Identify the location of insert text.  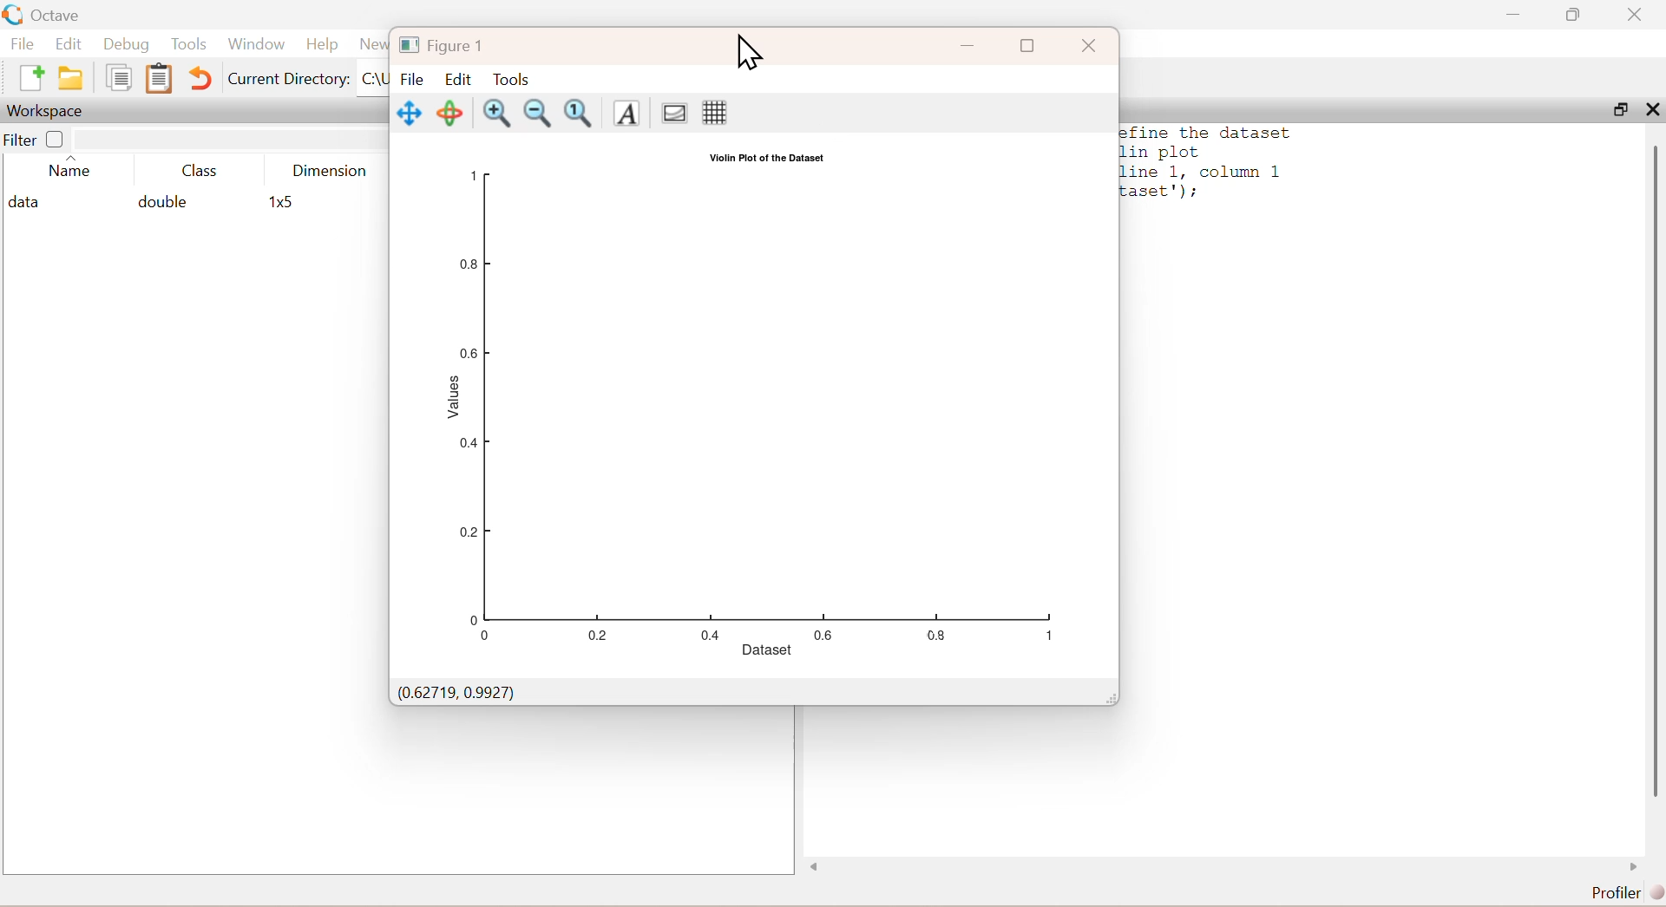
(628, 113).